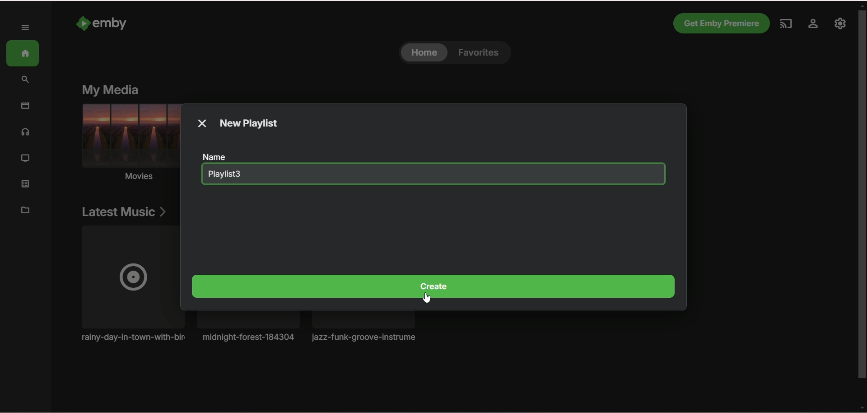  Describe the element at coordinates (427, 298) in the screenshot. I see `cursor` at that location.